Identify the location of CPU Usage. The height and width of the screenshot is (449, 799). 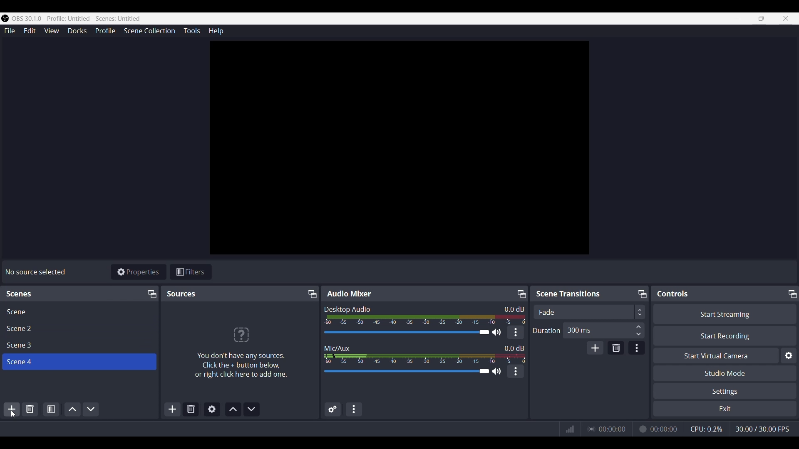
(706, 428).